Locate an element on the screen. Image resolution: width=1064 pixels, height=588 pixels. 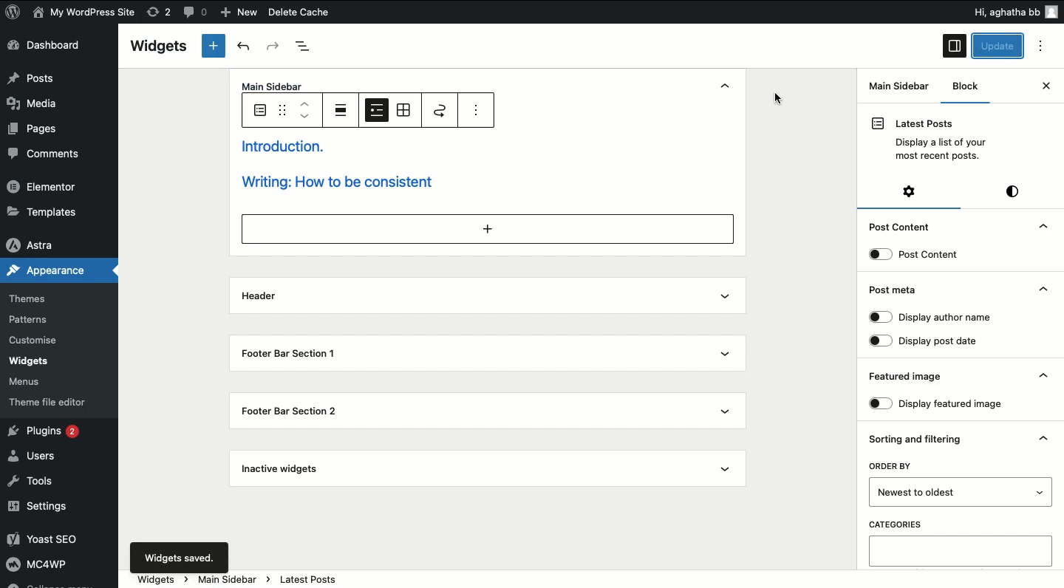
Post Content is located at coordinates (901, 226).